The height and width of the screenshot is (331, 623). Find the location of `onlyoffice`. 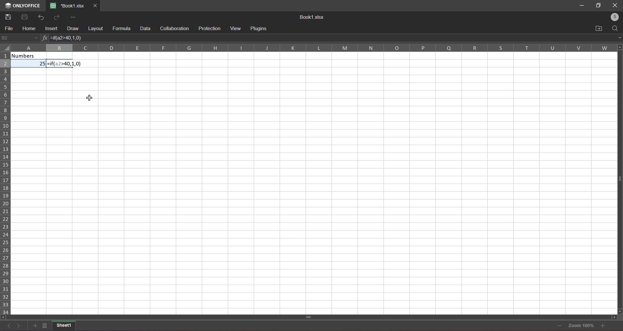

onlyoffice is located at coordinates (23, 4).